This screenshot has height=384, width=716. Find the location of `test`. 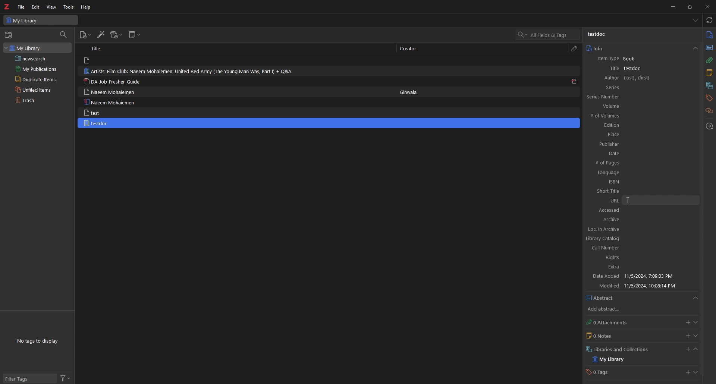

test is located at coordinates (94, 113).